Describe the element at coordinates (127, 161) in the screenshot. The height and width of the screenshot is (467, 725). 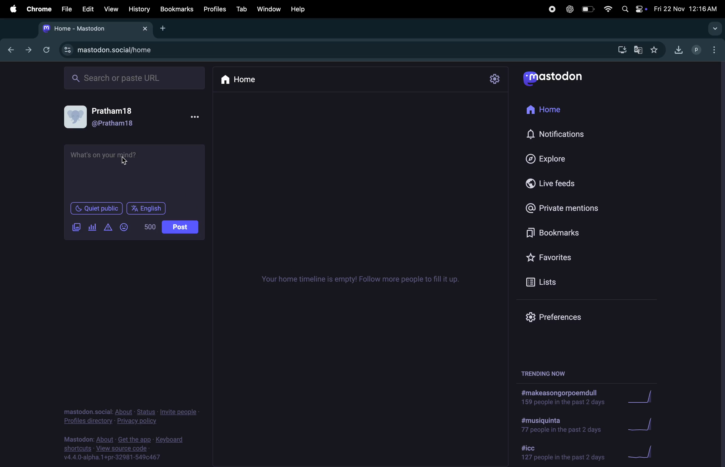
I see `cursor` at that location.